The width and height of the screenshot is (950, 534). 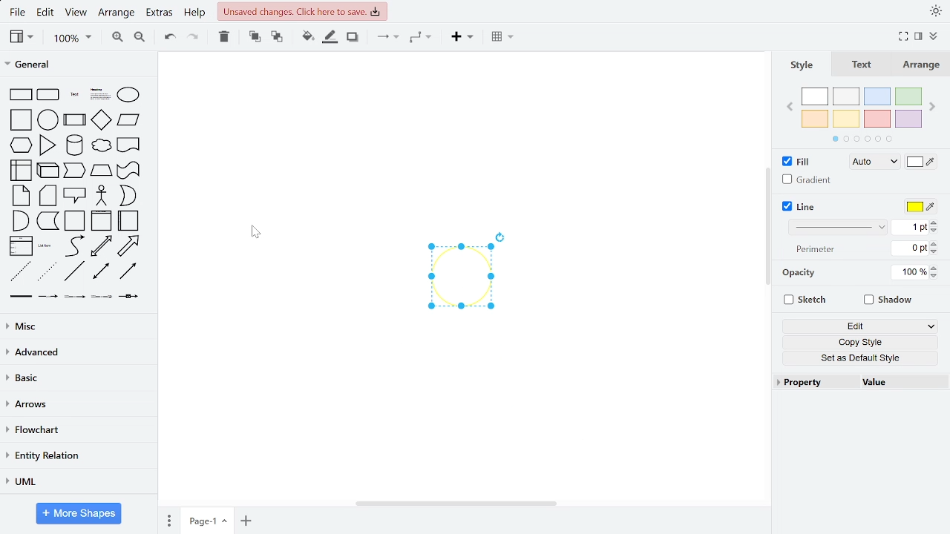 What do you see at coordinates (920, 162) in the screenshot?
I see `fill color` at bounding box center [920, 162].